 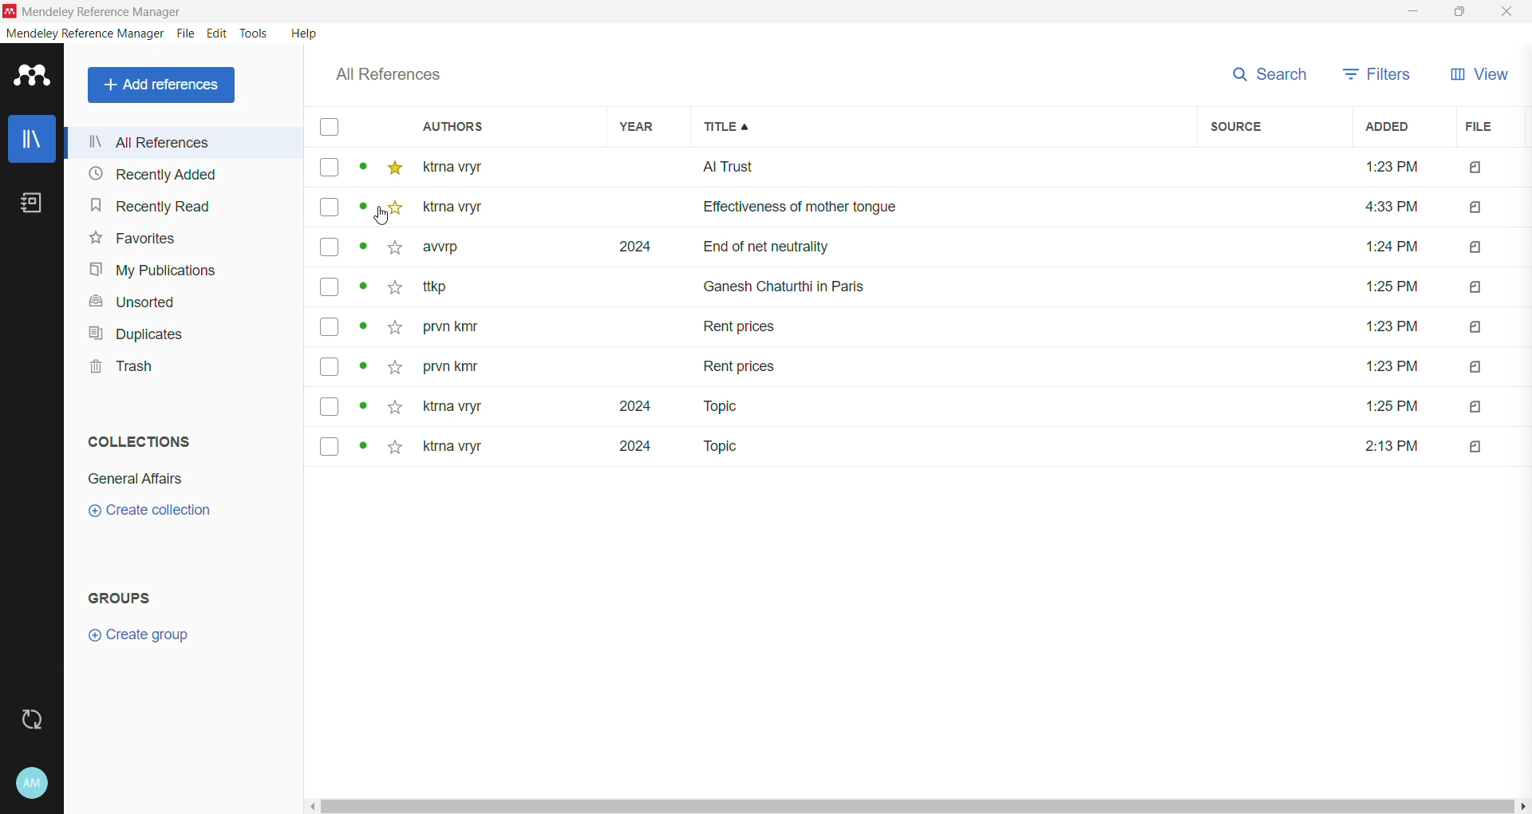 I want to click on dot , so click(x=358, y=212).